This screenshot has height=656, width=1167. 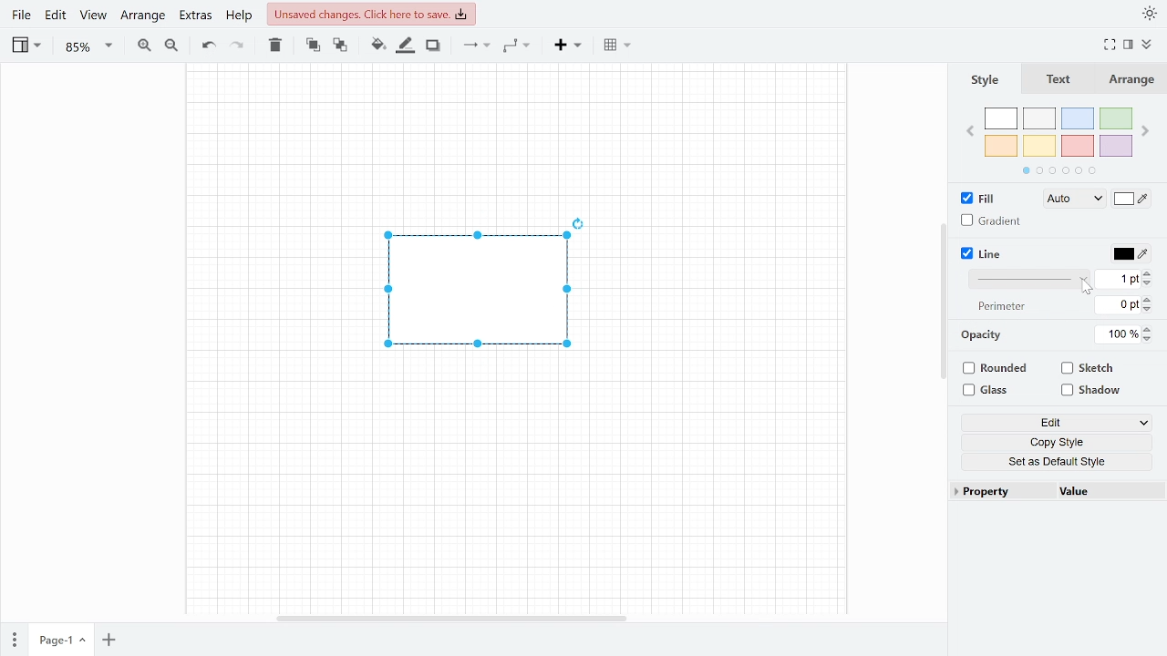 What do you see at coordinates (1151, 340) in the screenshot?
I see `Decrease opacity` at bounding box center [1151, 340].